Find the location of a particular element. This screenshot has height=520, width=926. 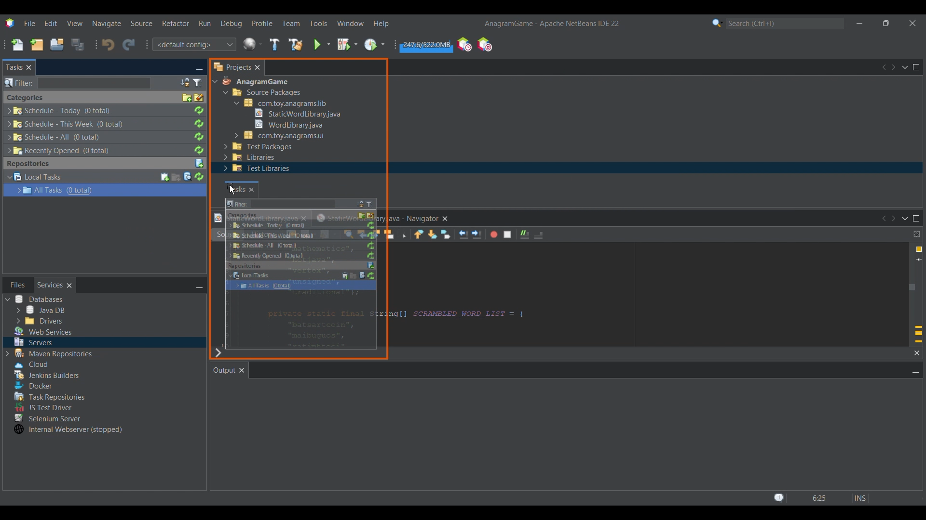

Run main project is located at coordinates (322, 45).